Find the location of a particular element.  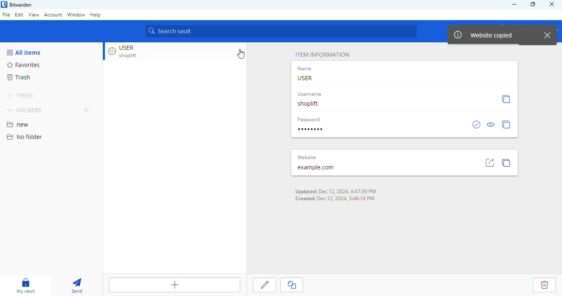

edit is located at coordinates (265, 285).